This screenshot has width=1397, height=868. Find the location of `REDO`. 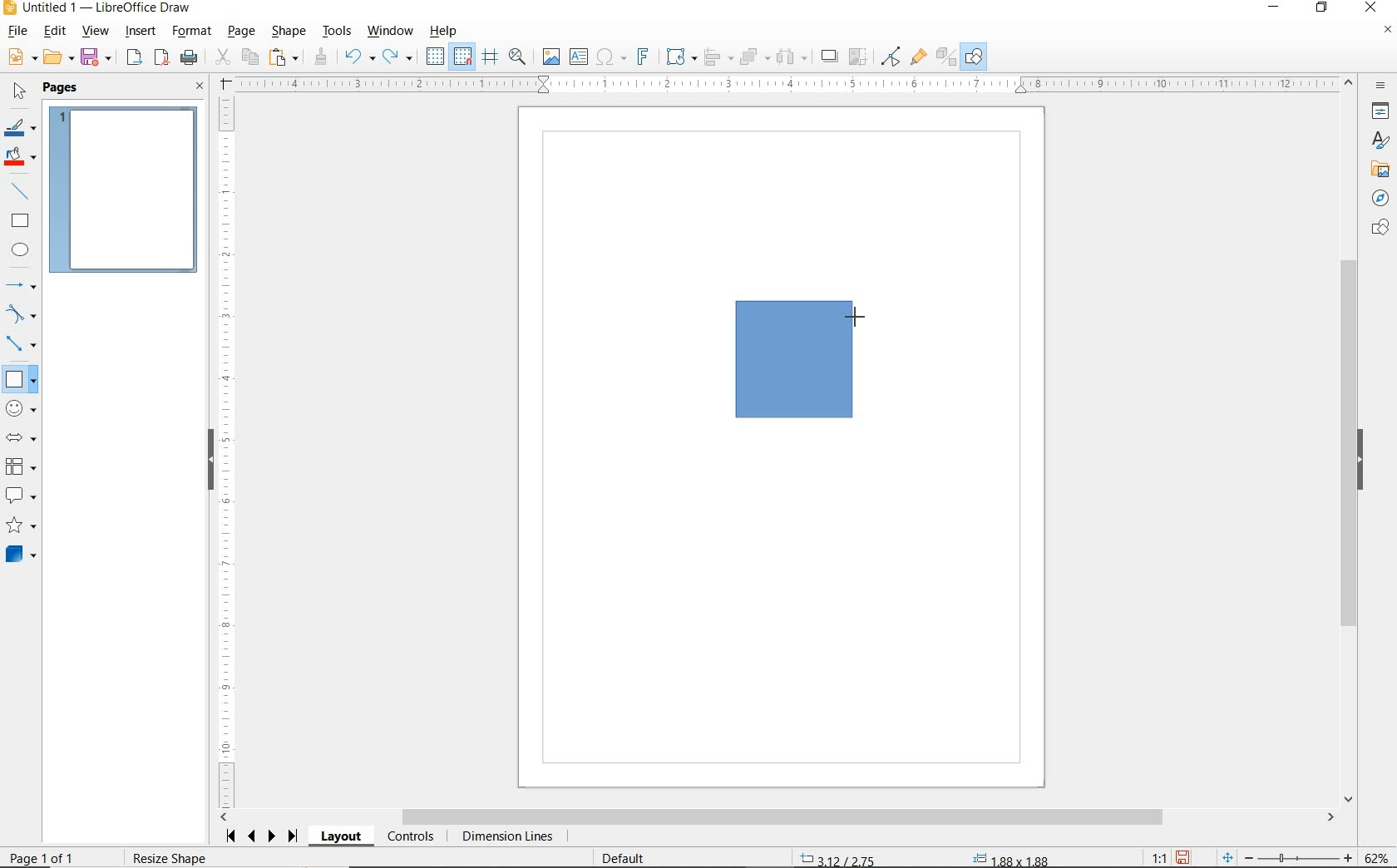

REDO is located at coordinates (402, 57).